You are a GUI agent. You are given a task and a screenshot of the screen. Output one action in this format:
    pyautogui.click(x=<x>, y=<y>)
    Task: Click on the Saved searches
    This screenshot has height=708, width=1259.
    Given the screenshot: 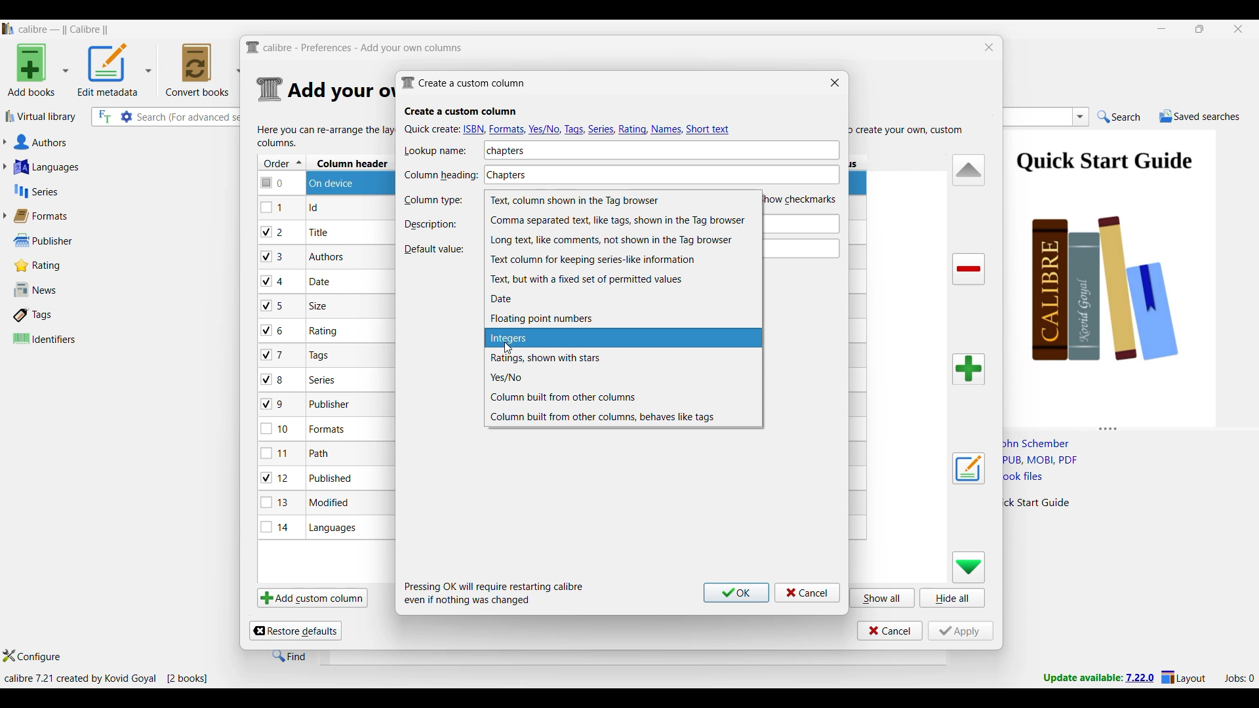 What is the action you would take?
    pyautogui.click(x=1199, y=116)
    